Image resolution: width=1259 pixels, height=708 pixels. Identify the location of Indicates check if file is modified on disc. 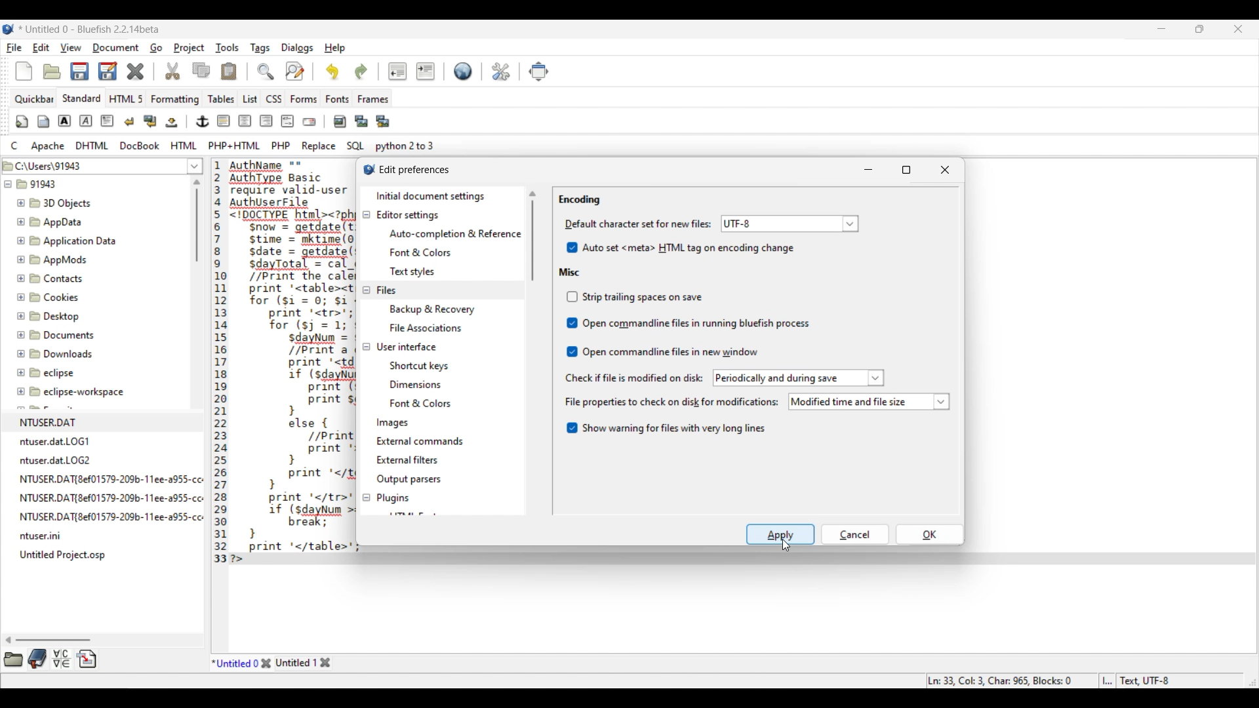
(633, 378).